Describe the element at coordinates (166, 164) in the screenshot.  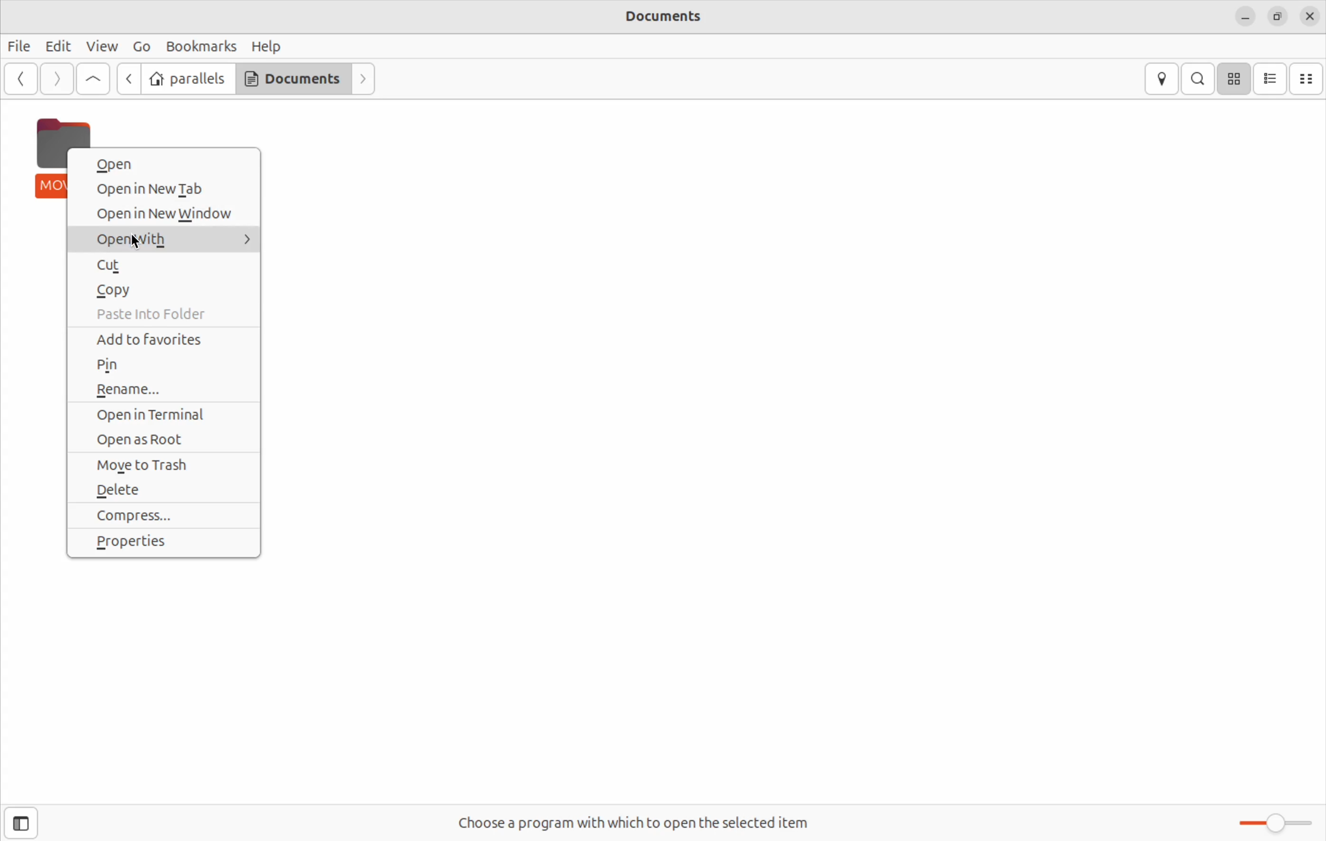
I see `open` at that location.